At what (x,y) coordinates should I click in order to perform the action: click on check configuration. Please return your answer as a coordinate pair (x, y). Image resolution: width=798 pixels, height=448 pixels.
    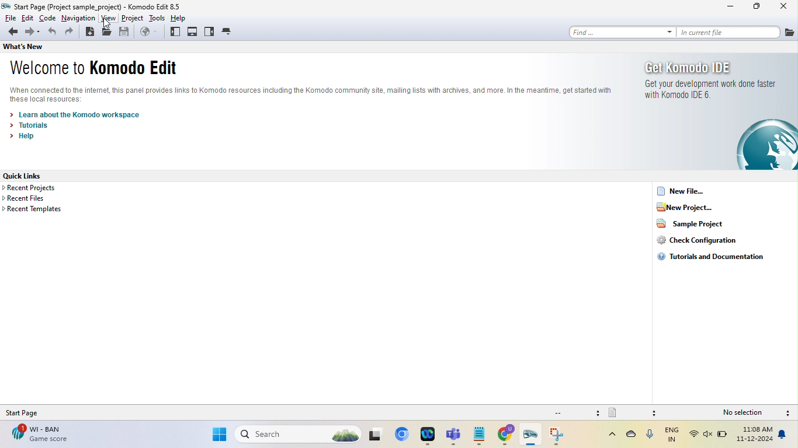
    Looking at the image, I should click on (710, 240).